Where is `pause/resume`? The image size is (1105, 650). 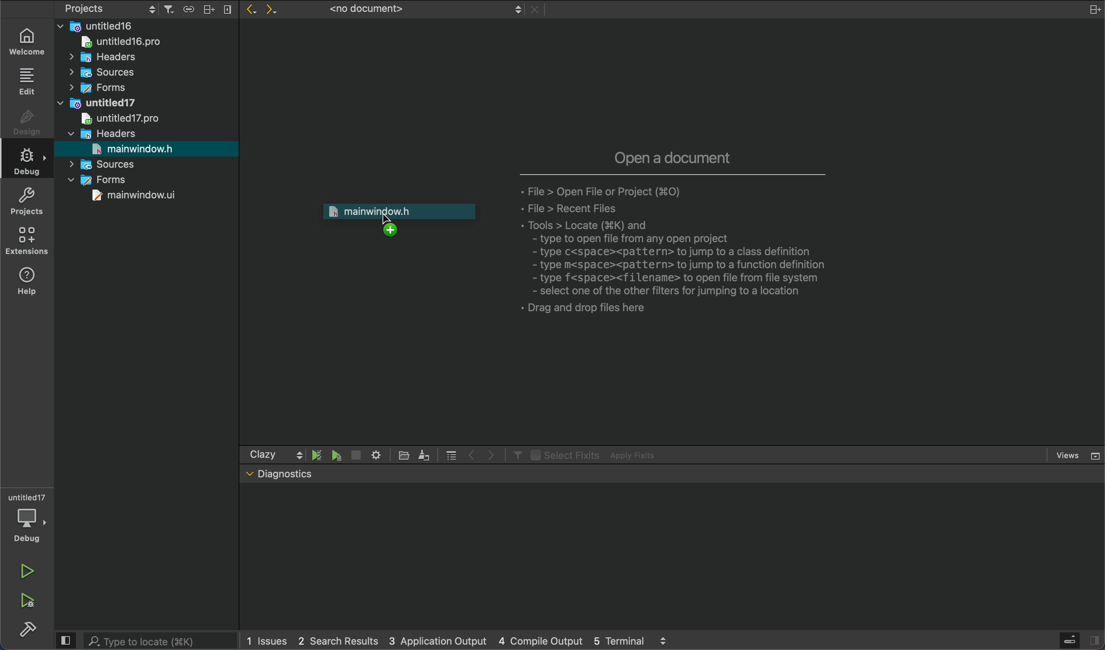
pause/resume is located at coordinates (317, 454).